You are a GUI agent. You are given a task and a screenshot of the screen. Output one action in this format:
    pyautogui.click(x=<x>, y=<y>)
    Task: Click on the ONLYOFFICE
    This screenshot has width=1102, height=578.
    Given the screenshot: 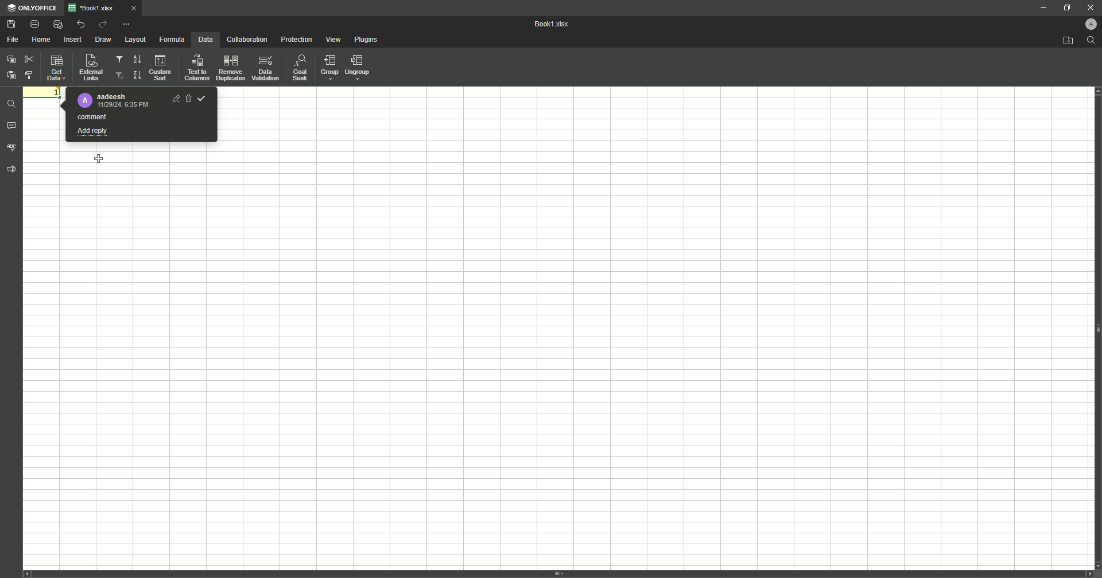 What is the action you would take?
    pyautogui.click(x=33, y=8)
    